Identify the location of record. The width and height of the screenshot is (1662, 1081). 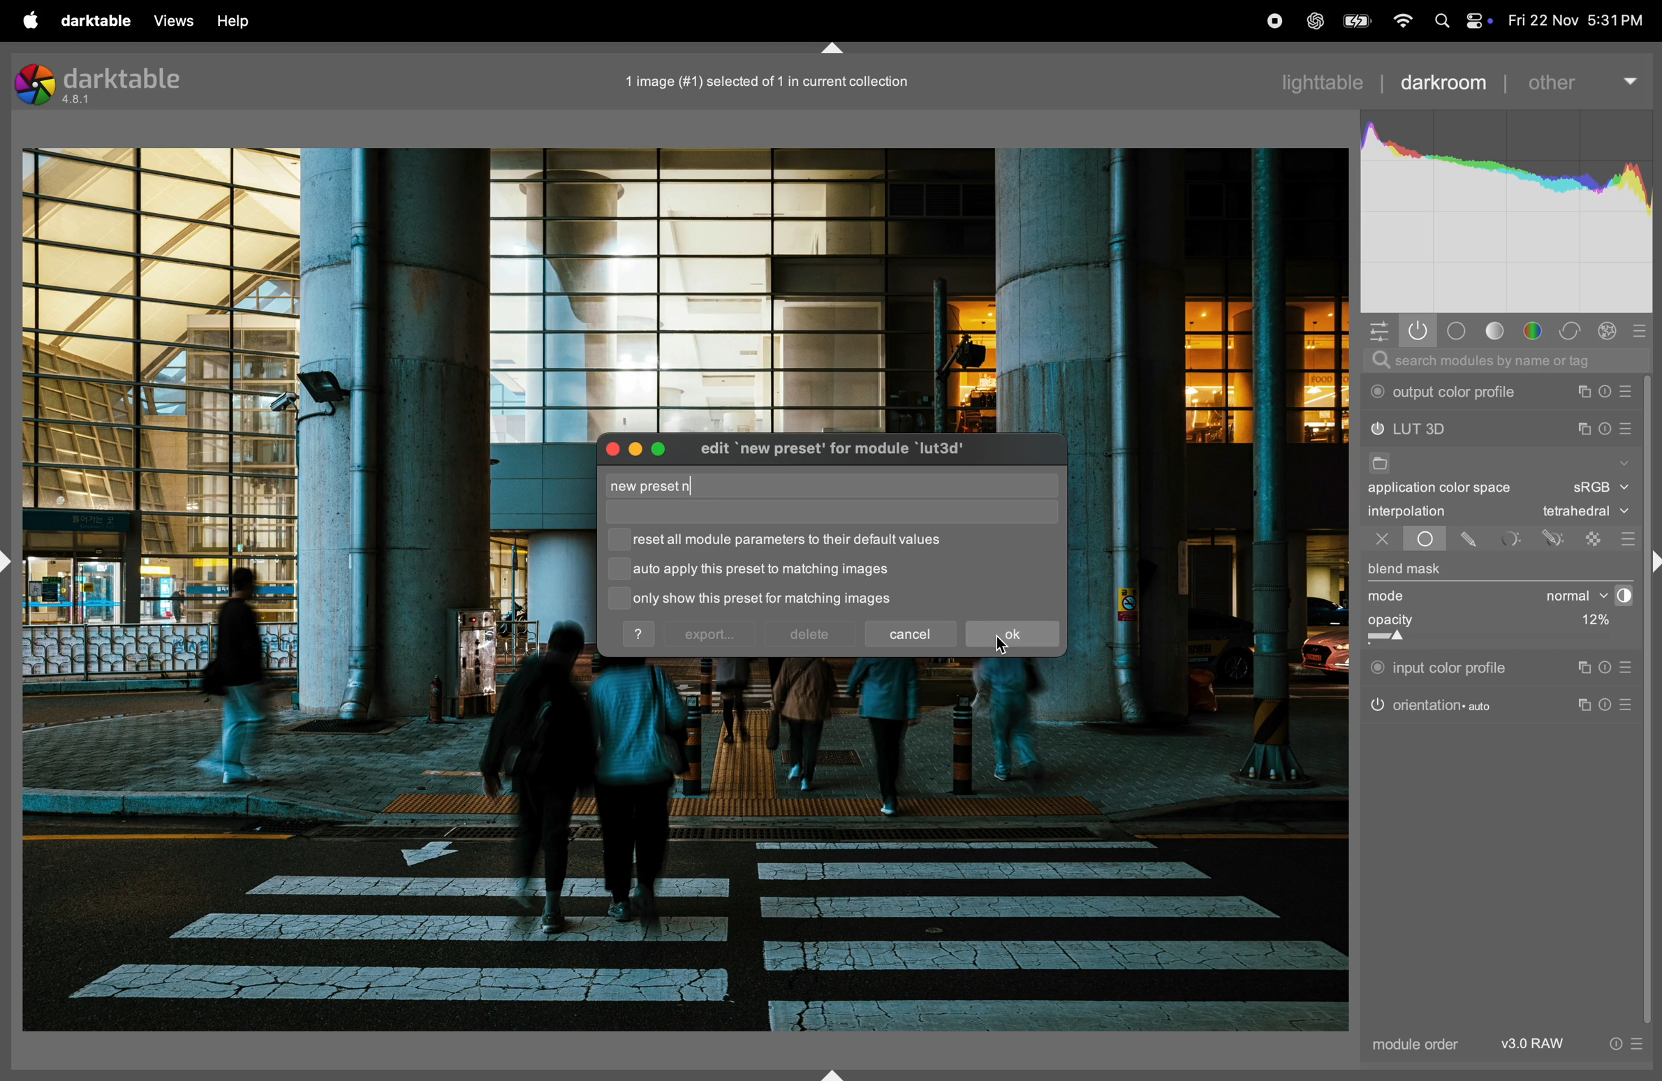
(1270, 22).